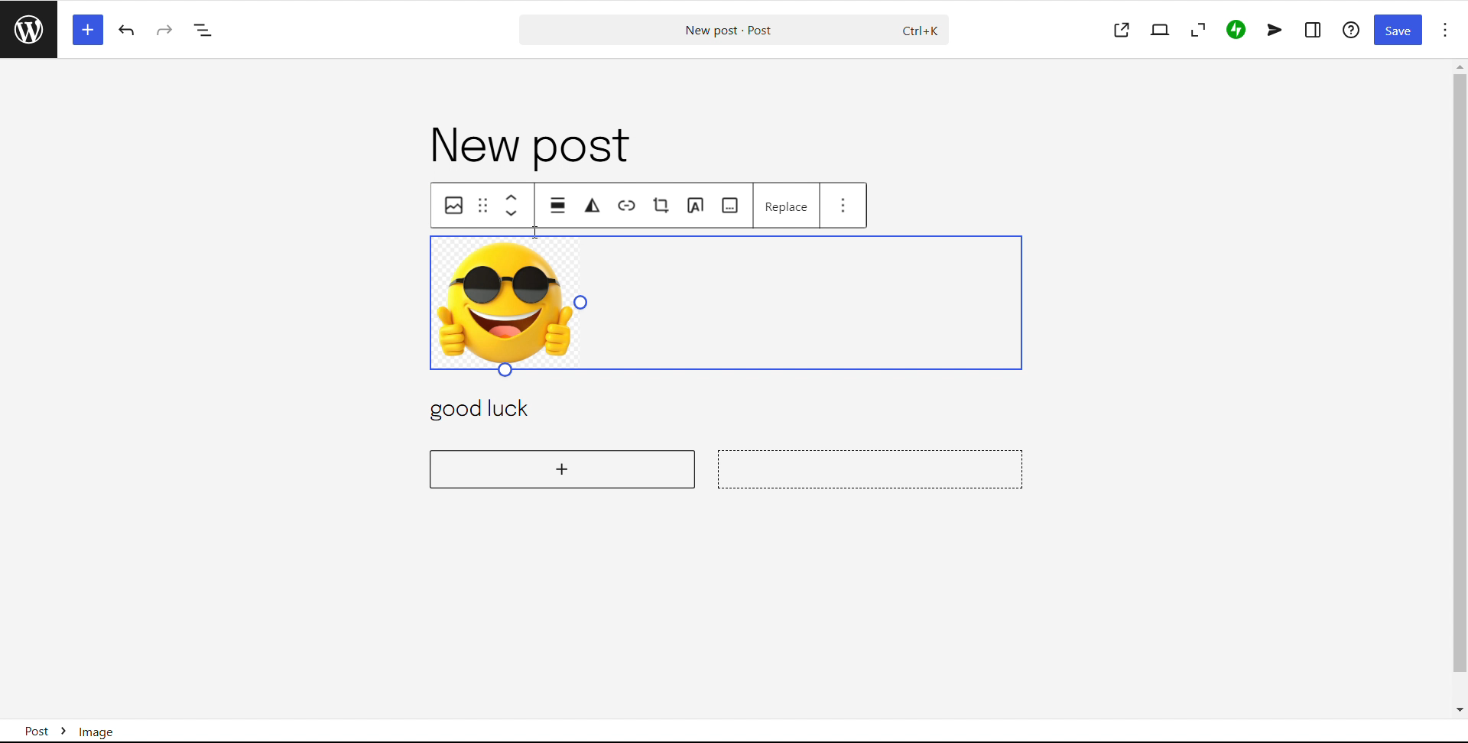 This screenshot has height=743, width=1468. Describe the element at coordinates (872, 468) in the screenshot. I see `preview of new block` at that location.